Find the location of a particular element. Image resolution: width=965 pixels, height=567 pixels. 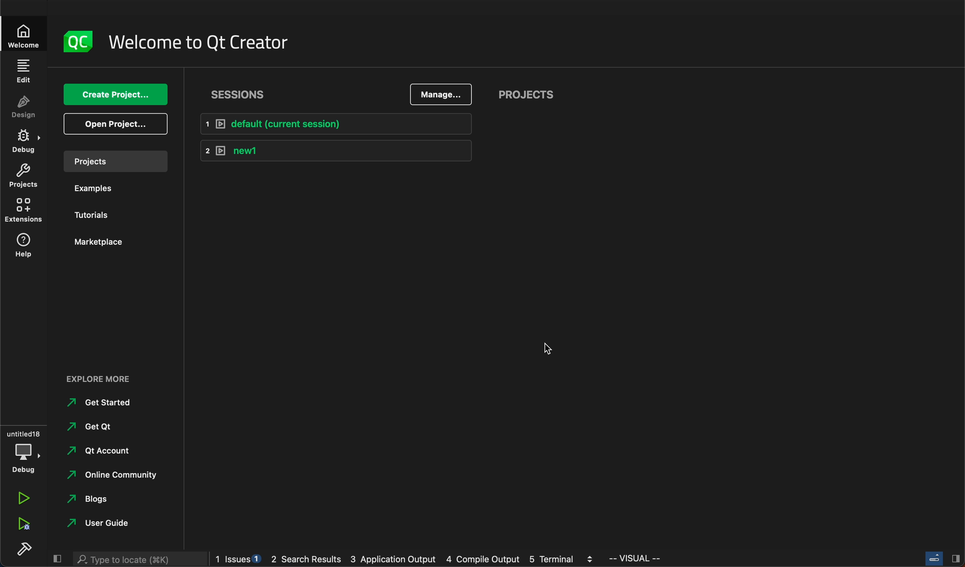

tutorials is located at coordinates (100, 214).